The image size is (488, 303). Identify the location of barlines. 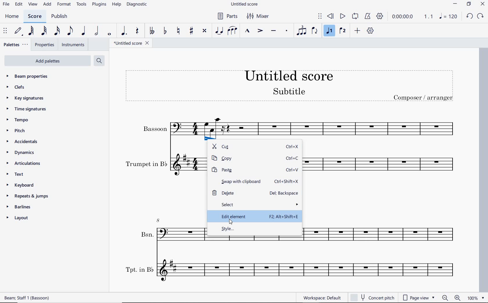
(19, 207).